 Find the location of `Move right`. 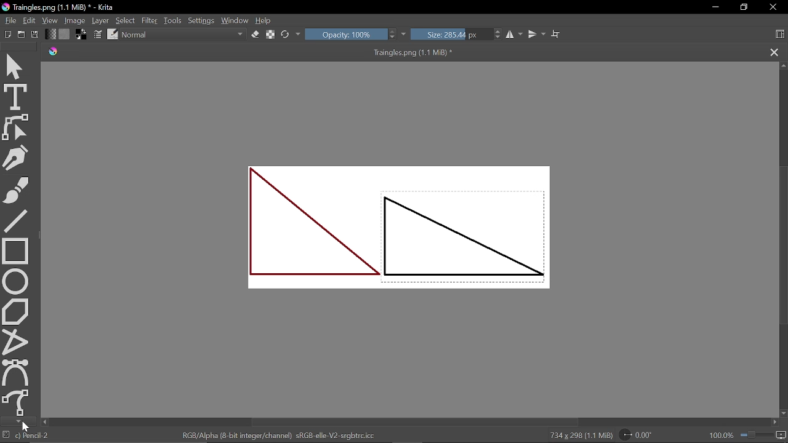

Move right is located at coordinates (774, 423).